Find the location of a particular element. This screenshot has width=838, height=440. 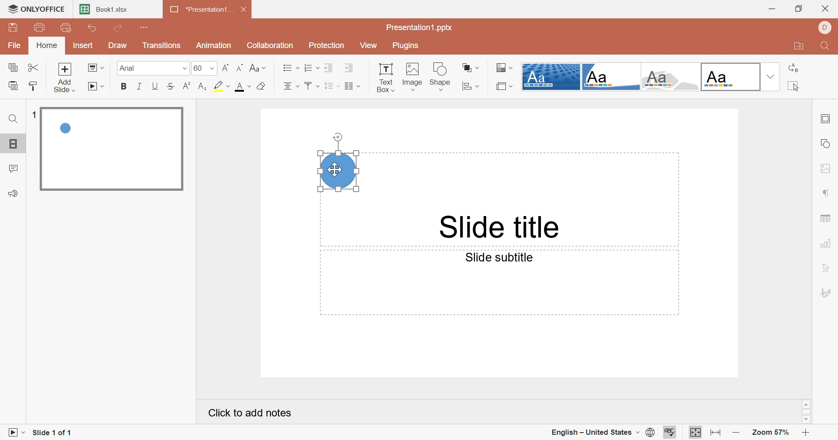

Slide subtitle is located at coordinates (501, 257).